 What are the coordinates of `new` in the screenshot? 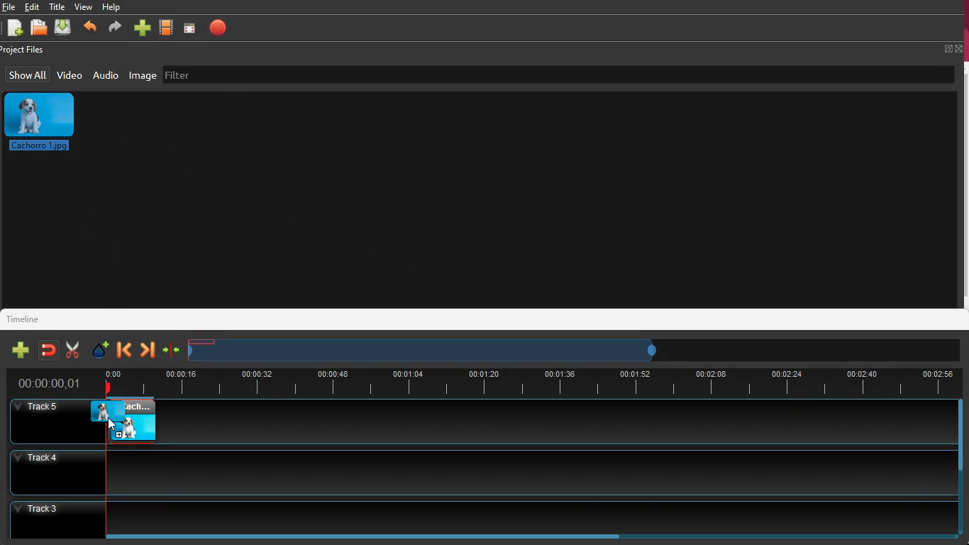 It's located at (14, 28).